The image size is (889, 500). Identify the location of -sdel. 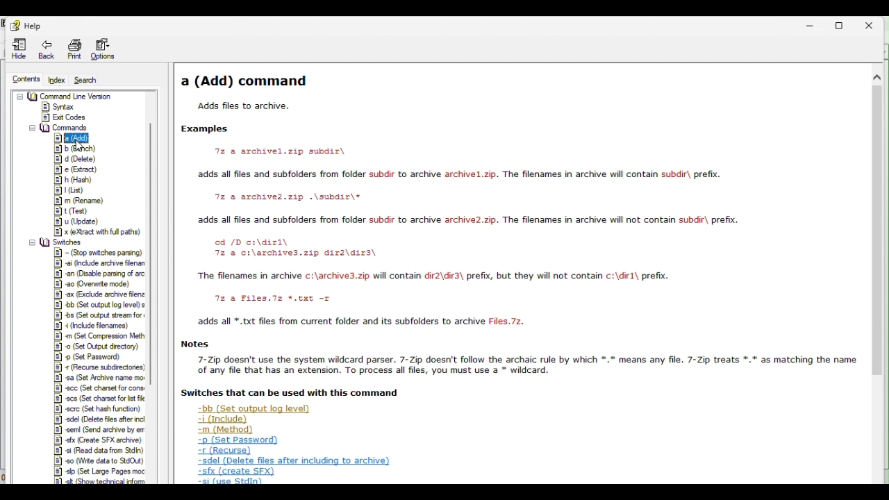
(101, 419).